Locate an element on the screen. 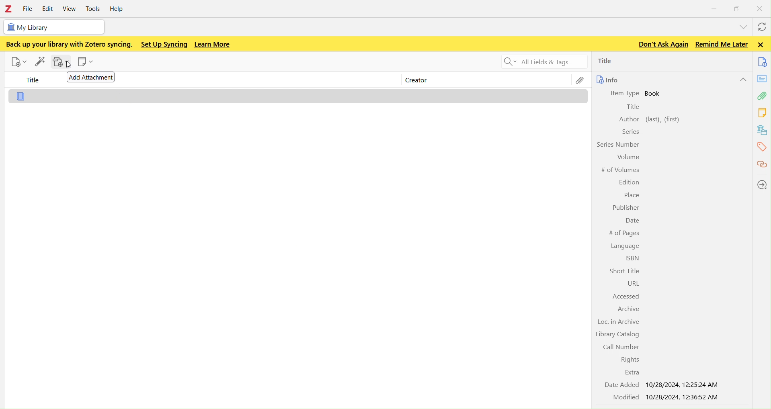 The height and width of the screenshot is (409, 771). tags is located at coordinates (763, 147).